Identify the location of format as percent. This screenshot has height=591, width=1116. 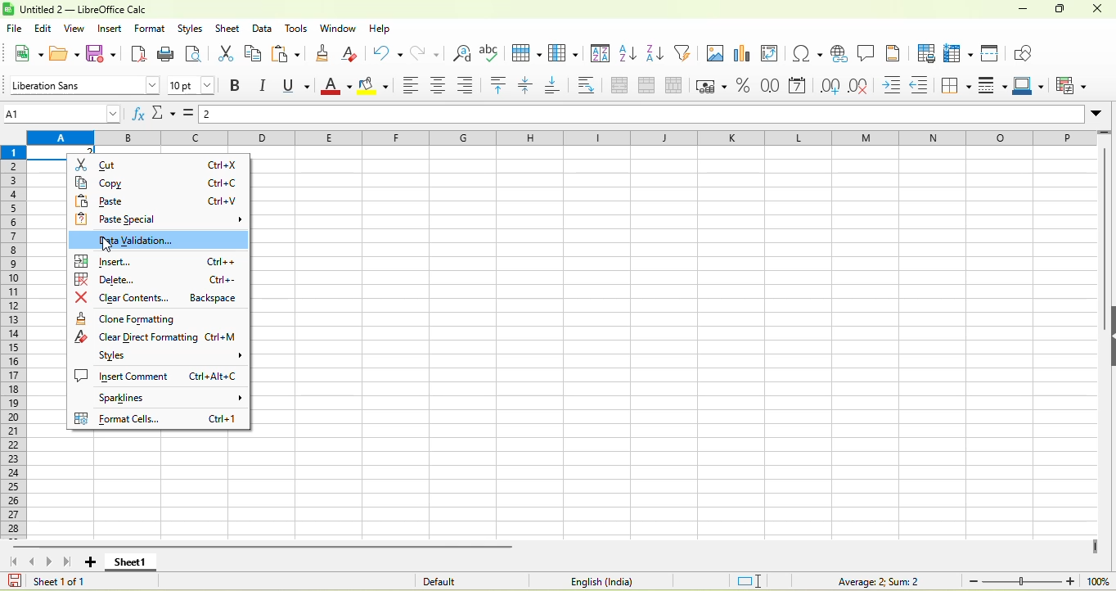
(746, 87).